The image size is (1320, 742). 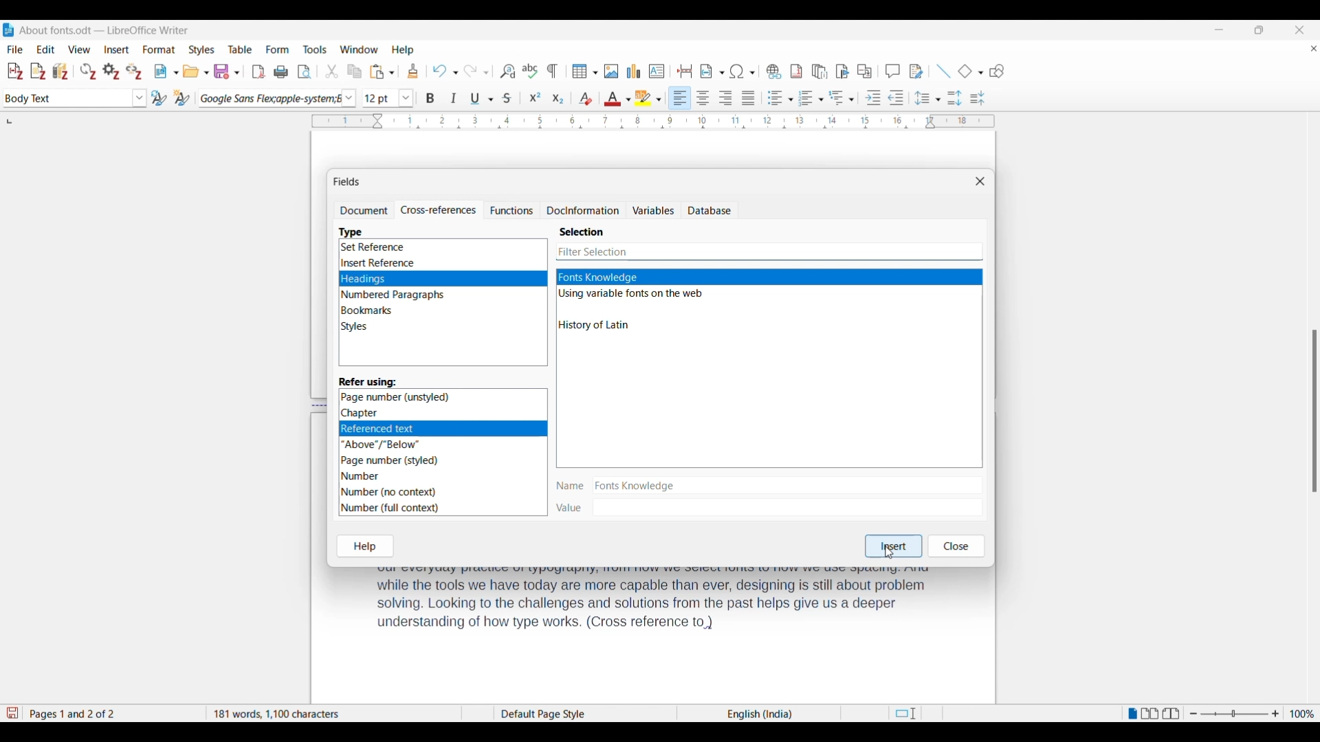 What do you see at coordinates (441, 427) in the screenshot?
I see `Referencedtet` at bounding box center [441, 427].